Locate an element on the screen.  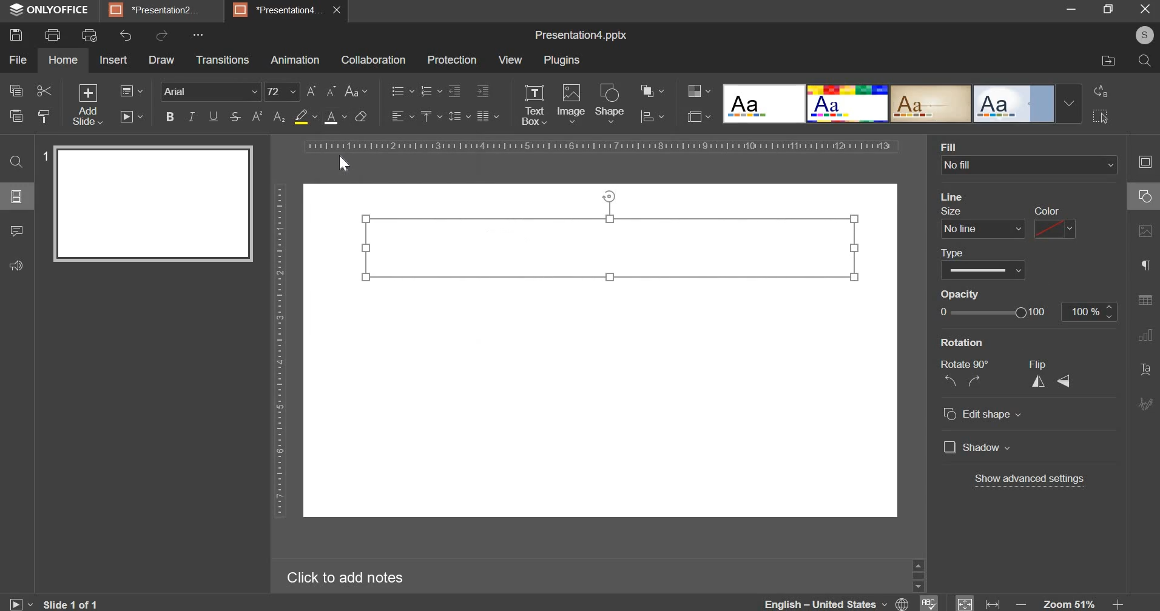
Slide 1 of 1 is located at coordinates (76, 603).